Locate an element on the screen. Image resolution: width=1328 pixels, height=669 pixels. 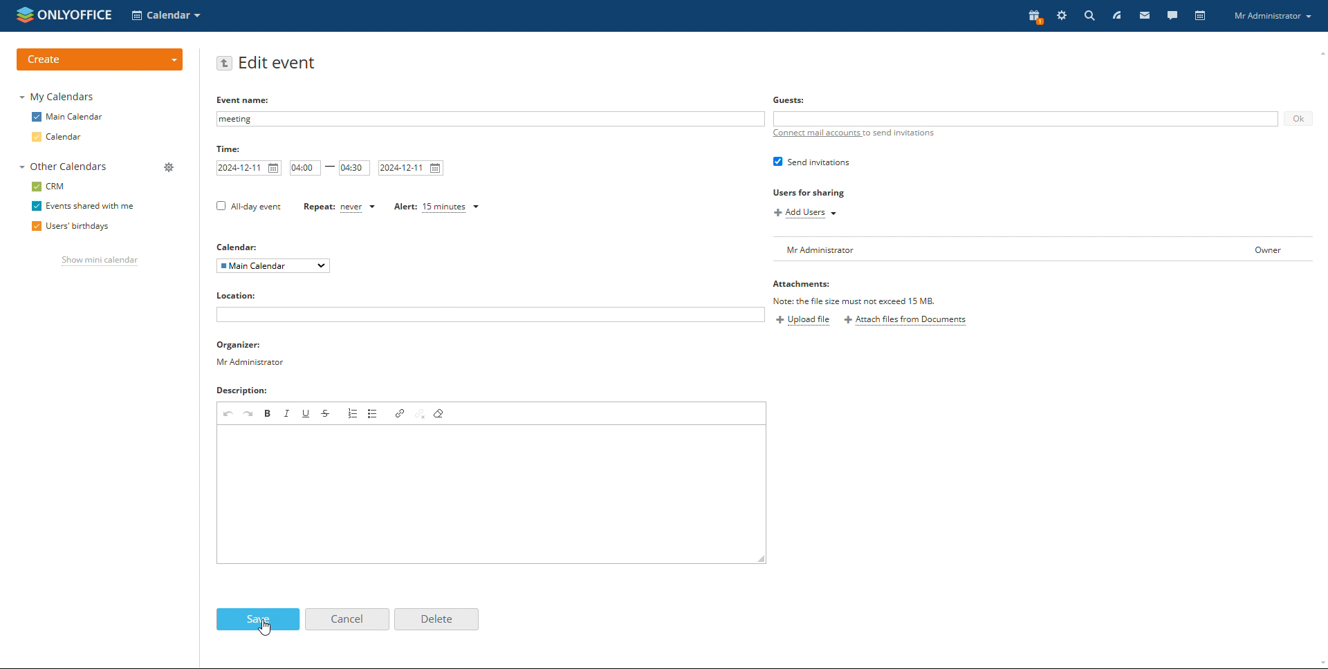
redo is located at coordinates (250, 413).